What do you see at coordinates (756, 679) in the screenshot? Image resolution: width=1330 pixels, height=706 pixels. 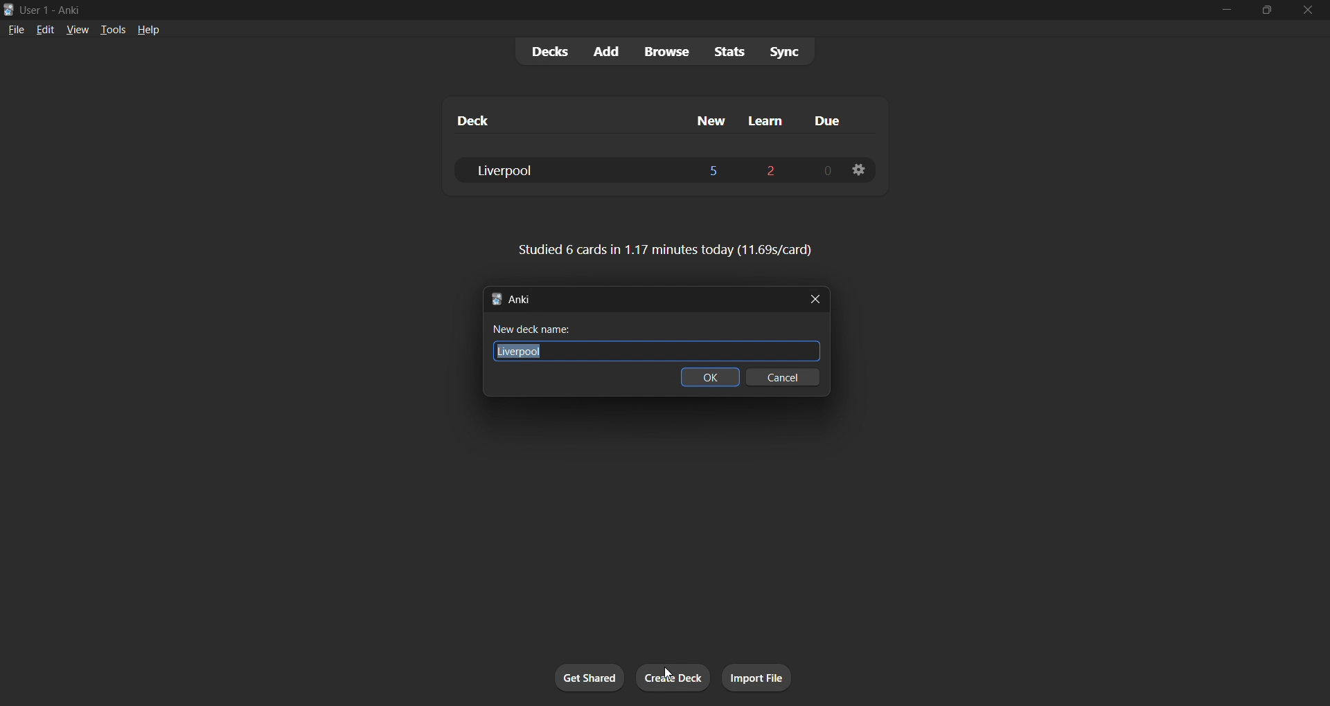 I see `import file` at bounding box center [756, 679].